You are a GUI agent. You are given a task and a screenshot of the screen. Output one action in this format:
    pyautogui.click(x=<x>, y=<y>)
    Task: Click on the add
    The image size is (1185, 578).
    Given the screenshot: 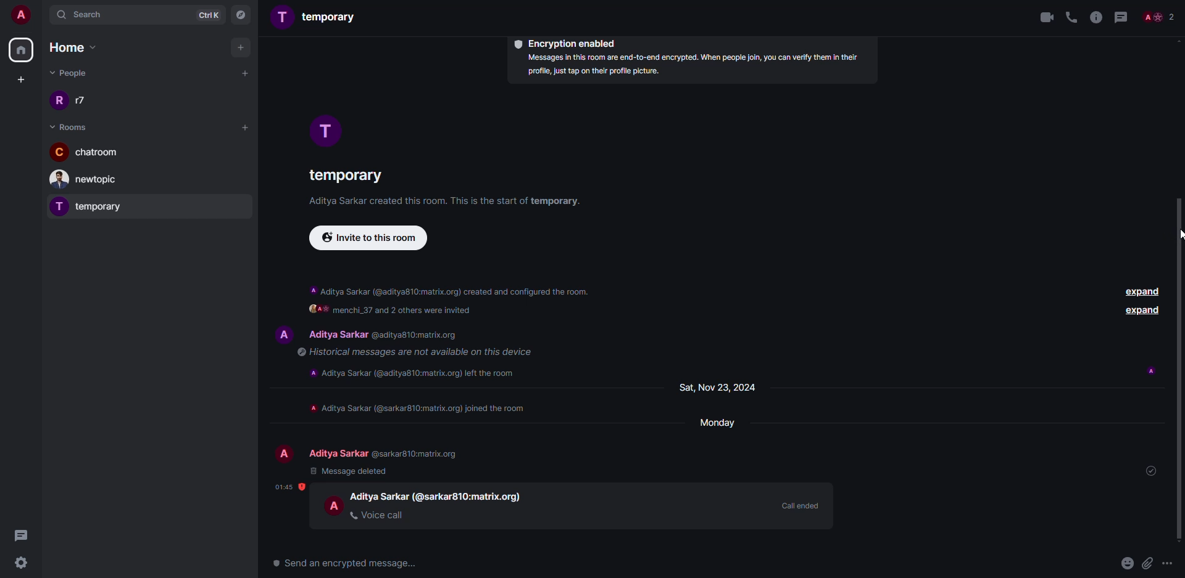 What is the action you would take?
    pyautogui.click(x=242, y=47)
    